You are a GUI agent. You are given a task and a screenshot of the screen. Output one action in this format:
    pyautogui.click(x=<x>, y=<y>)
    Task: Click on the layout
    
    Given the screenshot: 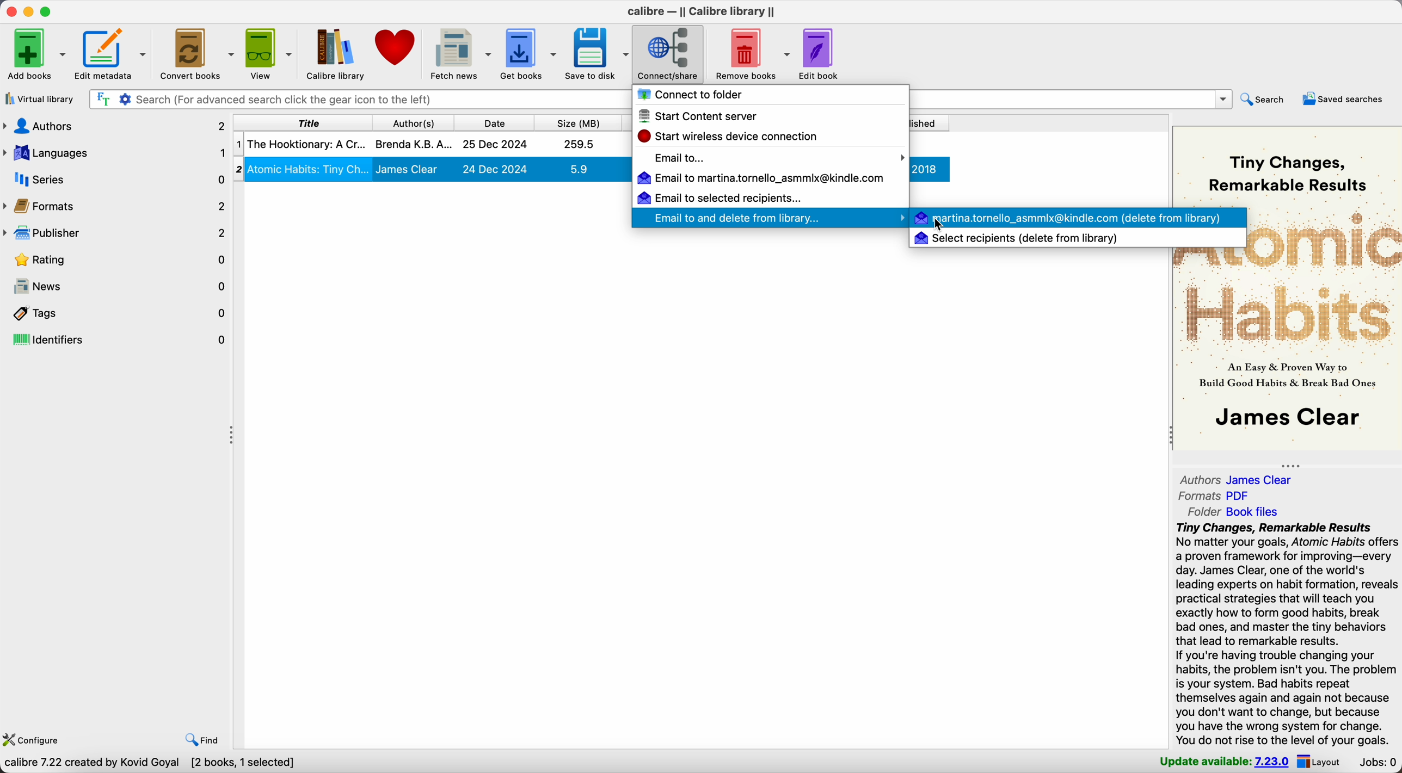 What is the action you would take?
    pyautogui.click(x=1321, y=762)
    